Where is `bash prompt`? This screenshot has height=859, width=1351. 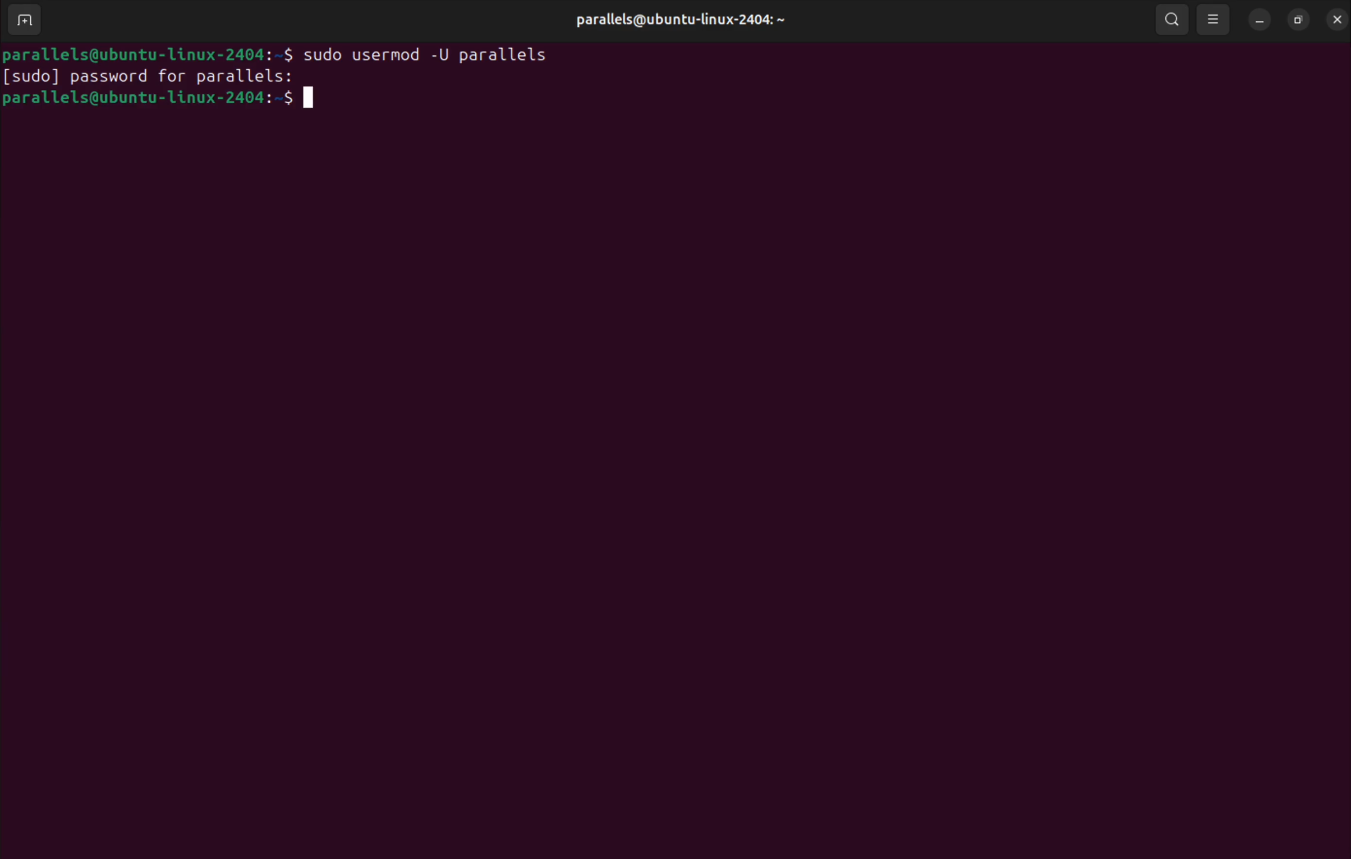 bash prompt is located at coordinates (174, 105).